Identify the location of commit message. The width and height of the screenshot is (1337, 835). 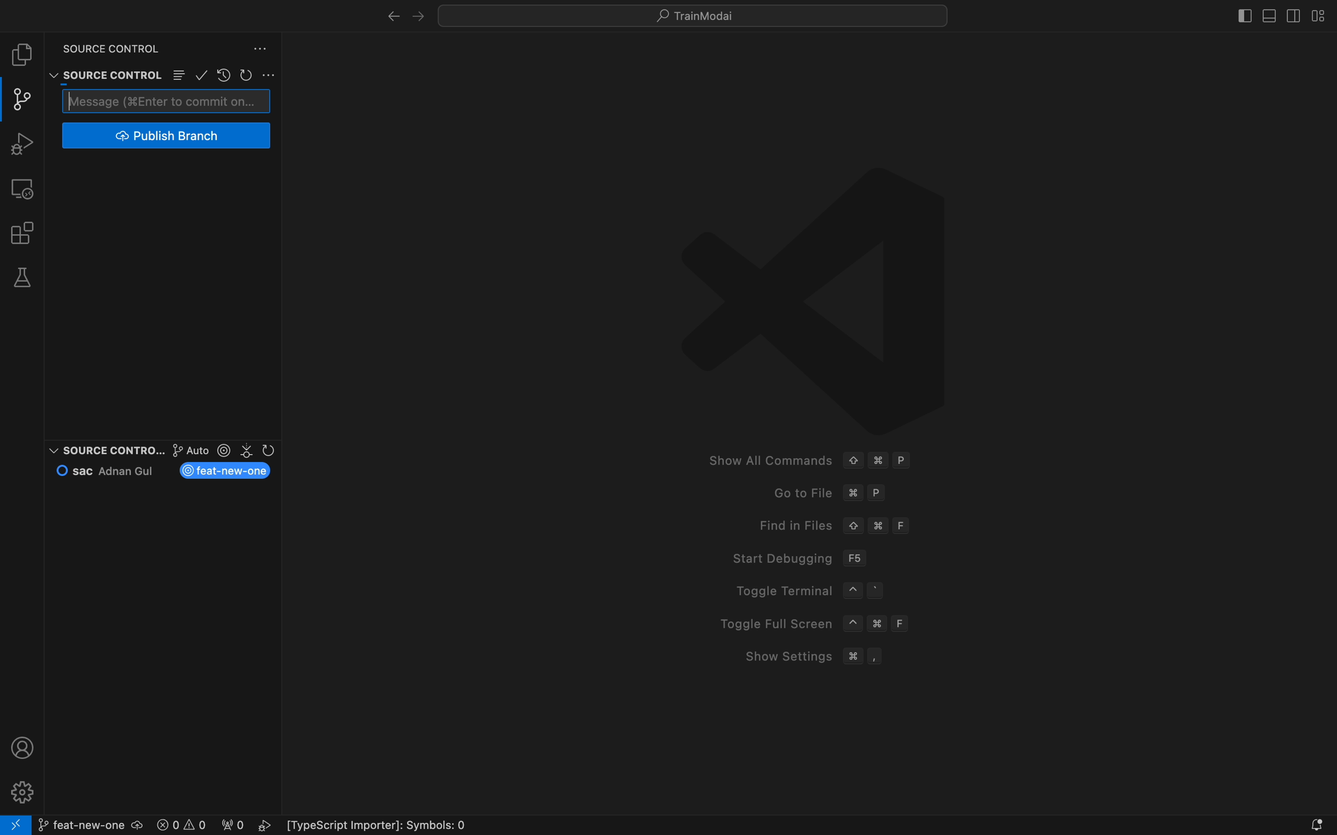
(166, 100).